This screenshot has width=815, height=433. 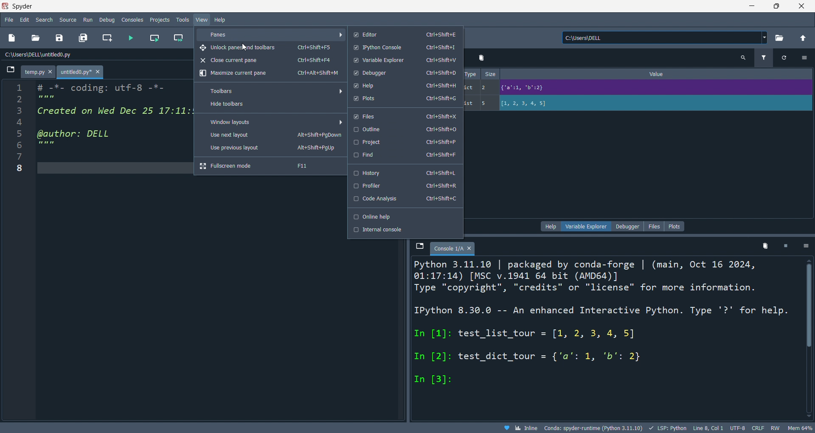 I want to click on windows layout, so click(x=273, y=121).